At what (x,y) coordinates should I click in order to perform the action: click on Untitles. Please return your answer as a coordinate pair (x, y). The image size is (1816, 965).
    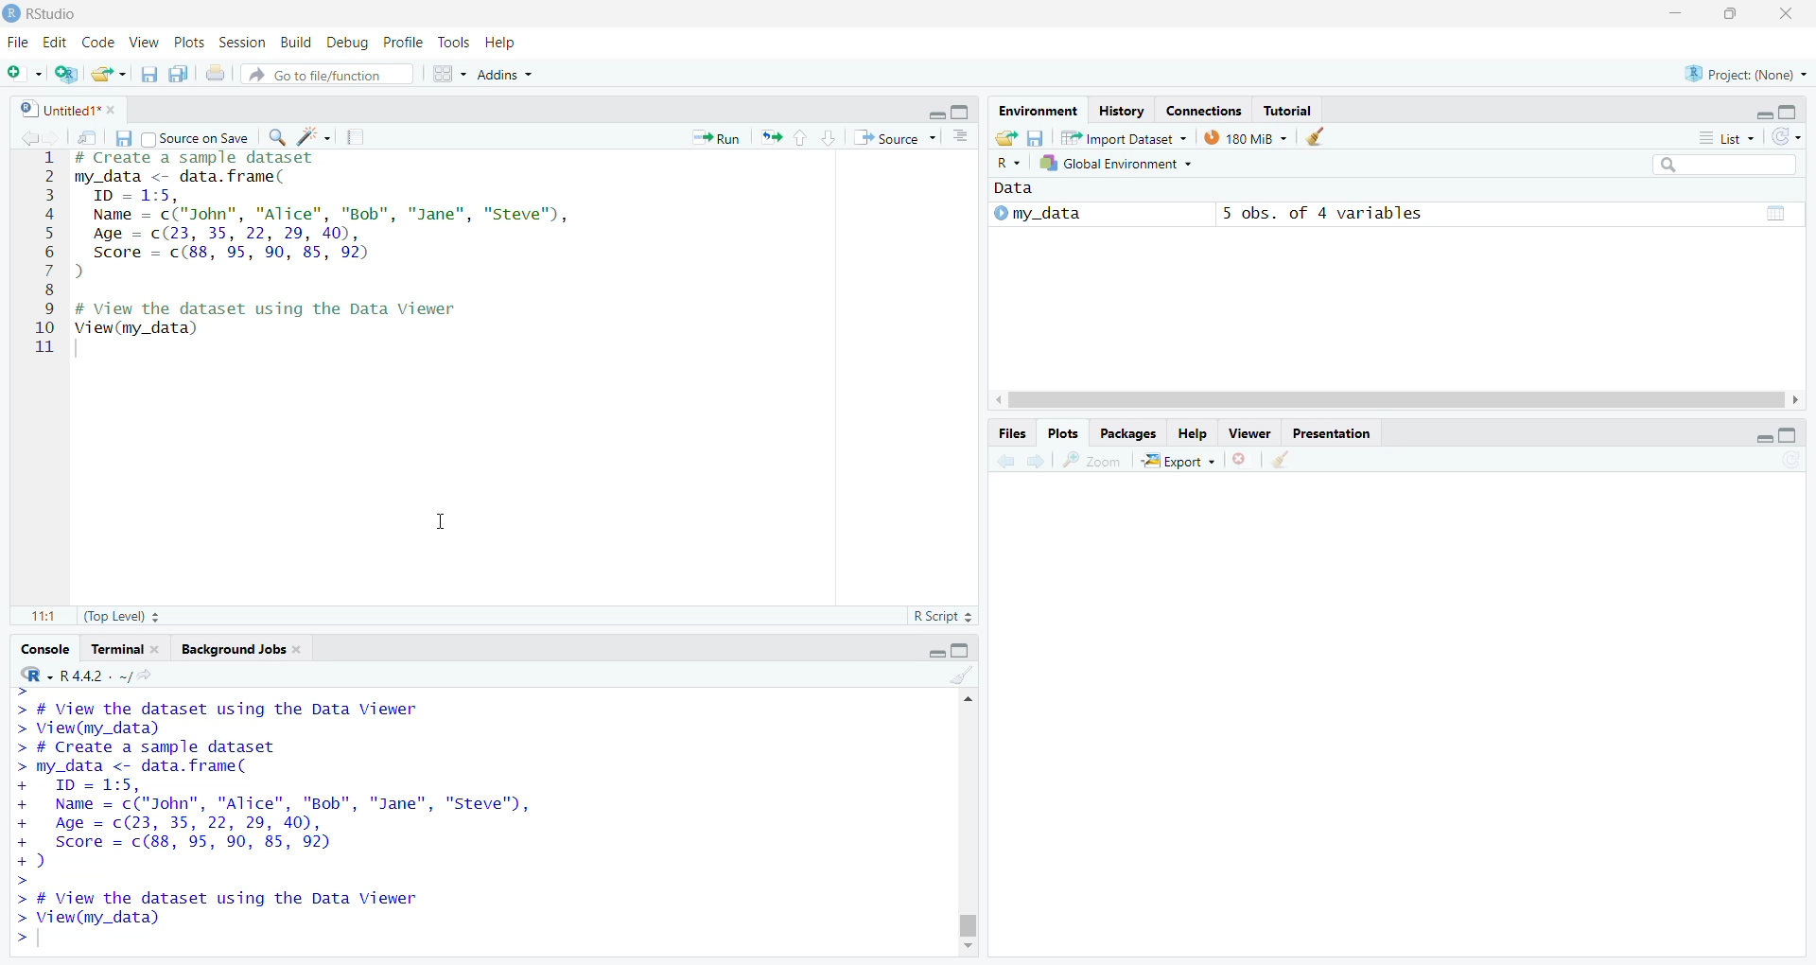
    Looking at the image, I should click on (66, 109).